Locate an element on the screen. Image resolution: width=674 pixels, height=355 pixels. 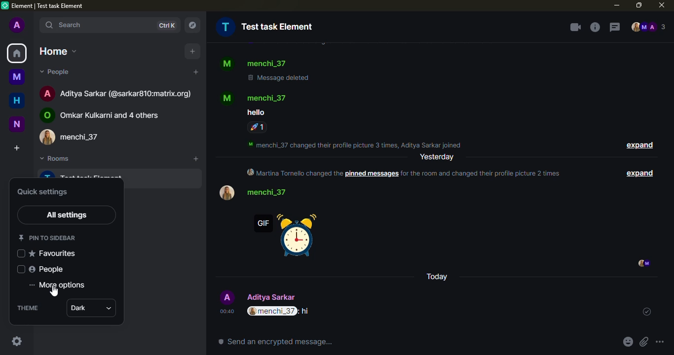
expand is located at coordinates (639, 146).